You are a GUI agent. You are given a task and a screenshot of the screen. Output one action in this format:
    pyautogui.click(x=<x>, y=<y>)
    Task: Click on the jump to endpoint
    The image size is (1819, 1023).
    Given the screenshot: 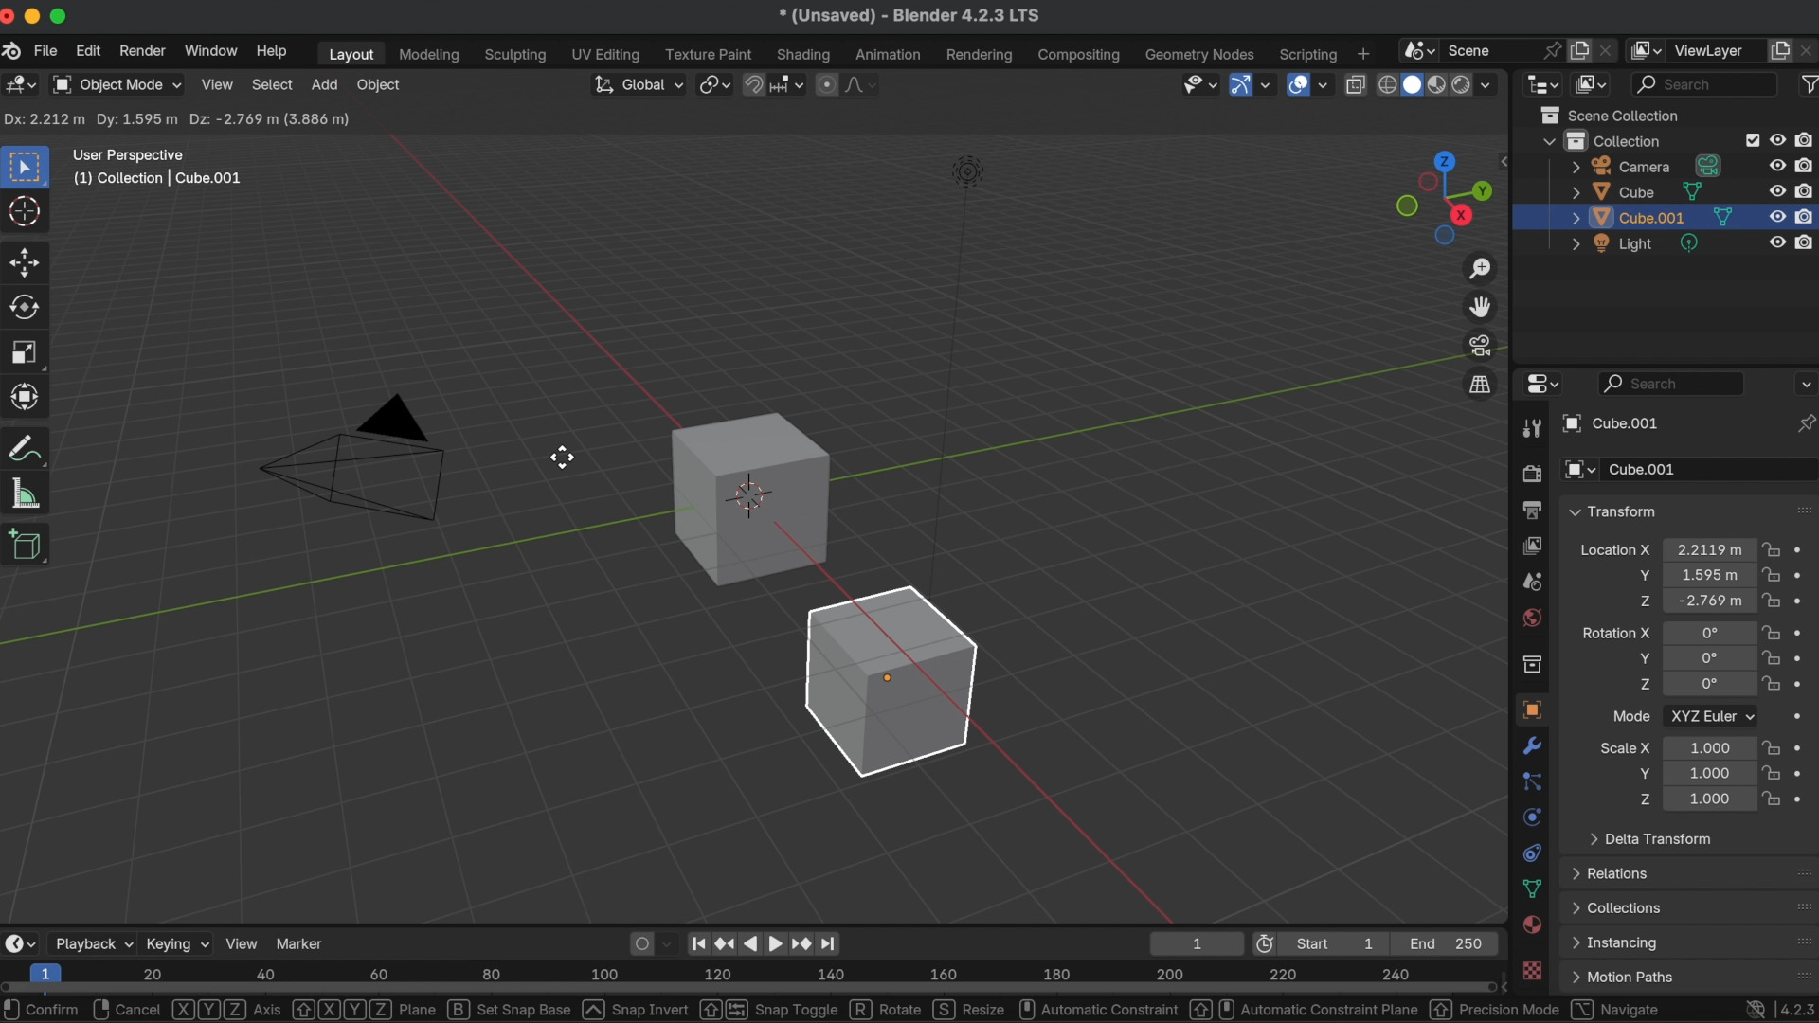 What is the action you would take?
    pyautogui.click(x=836, y=942)
    